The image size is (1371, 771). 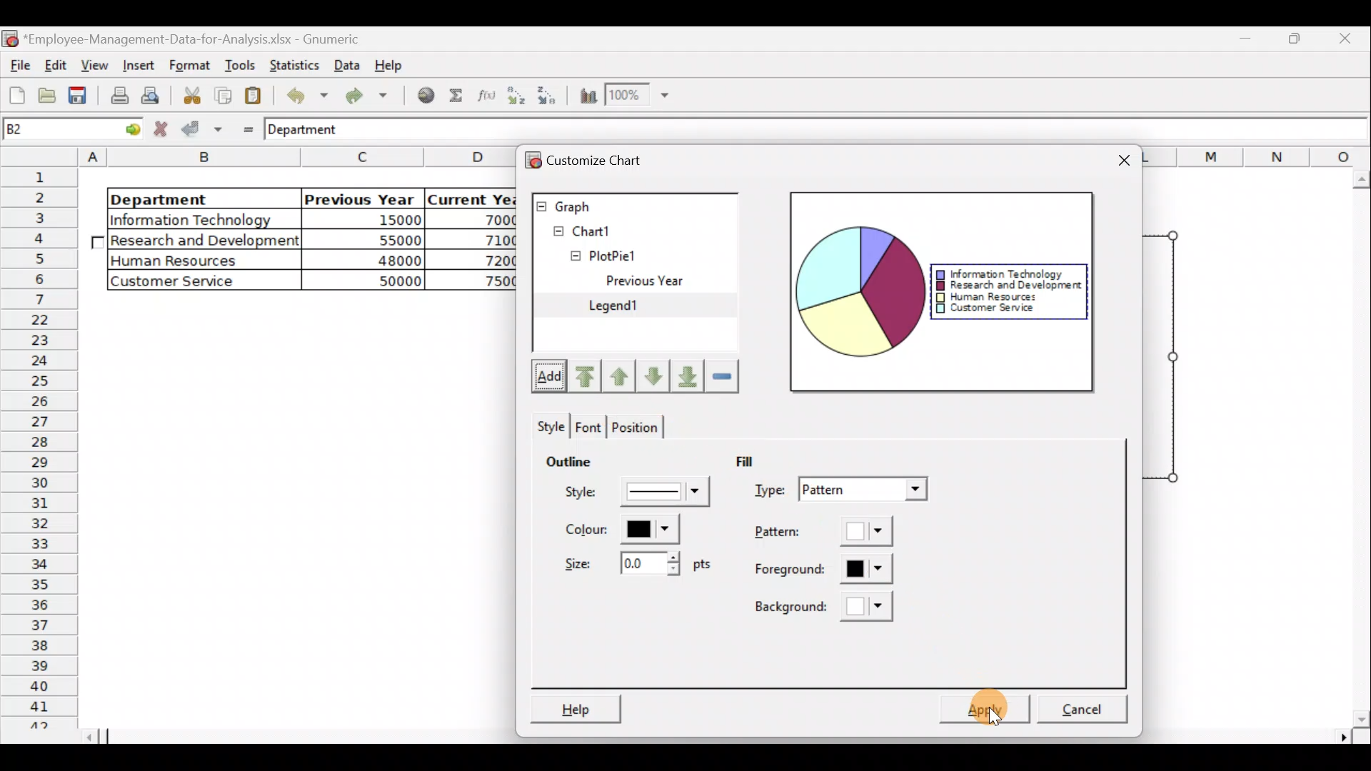 What do you see at coordinates (1346, 41) in the screenshot?
I see `Close` at bounding box center [1346, 41].